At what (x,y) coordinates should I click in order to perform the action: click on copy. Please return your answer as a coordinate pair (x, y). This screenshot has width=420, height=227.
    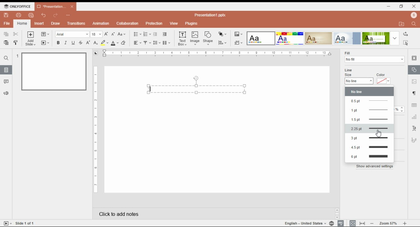
    Looking at the image, I should click on (7, 34).